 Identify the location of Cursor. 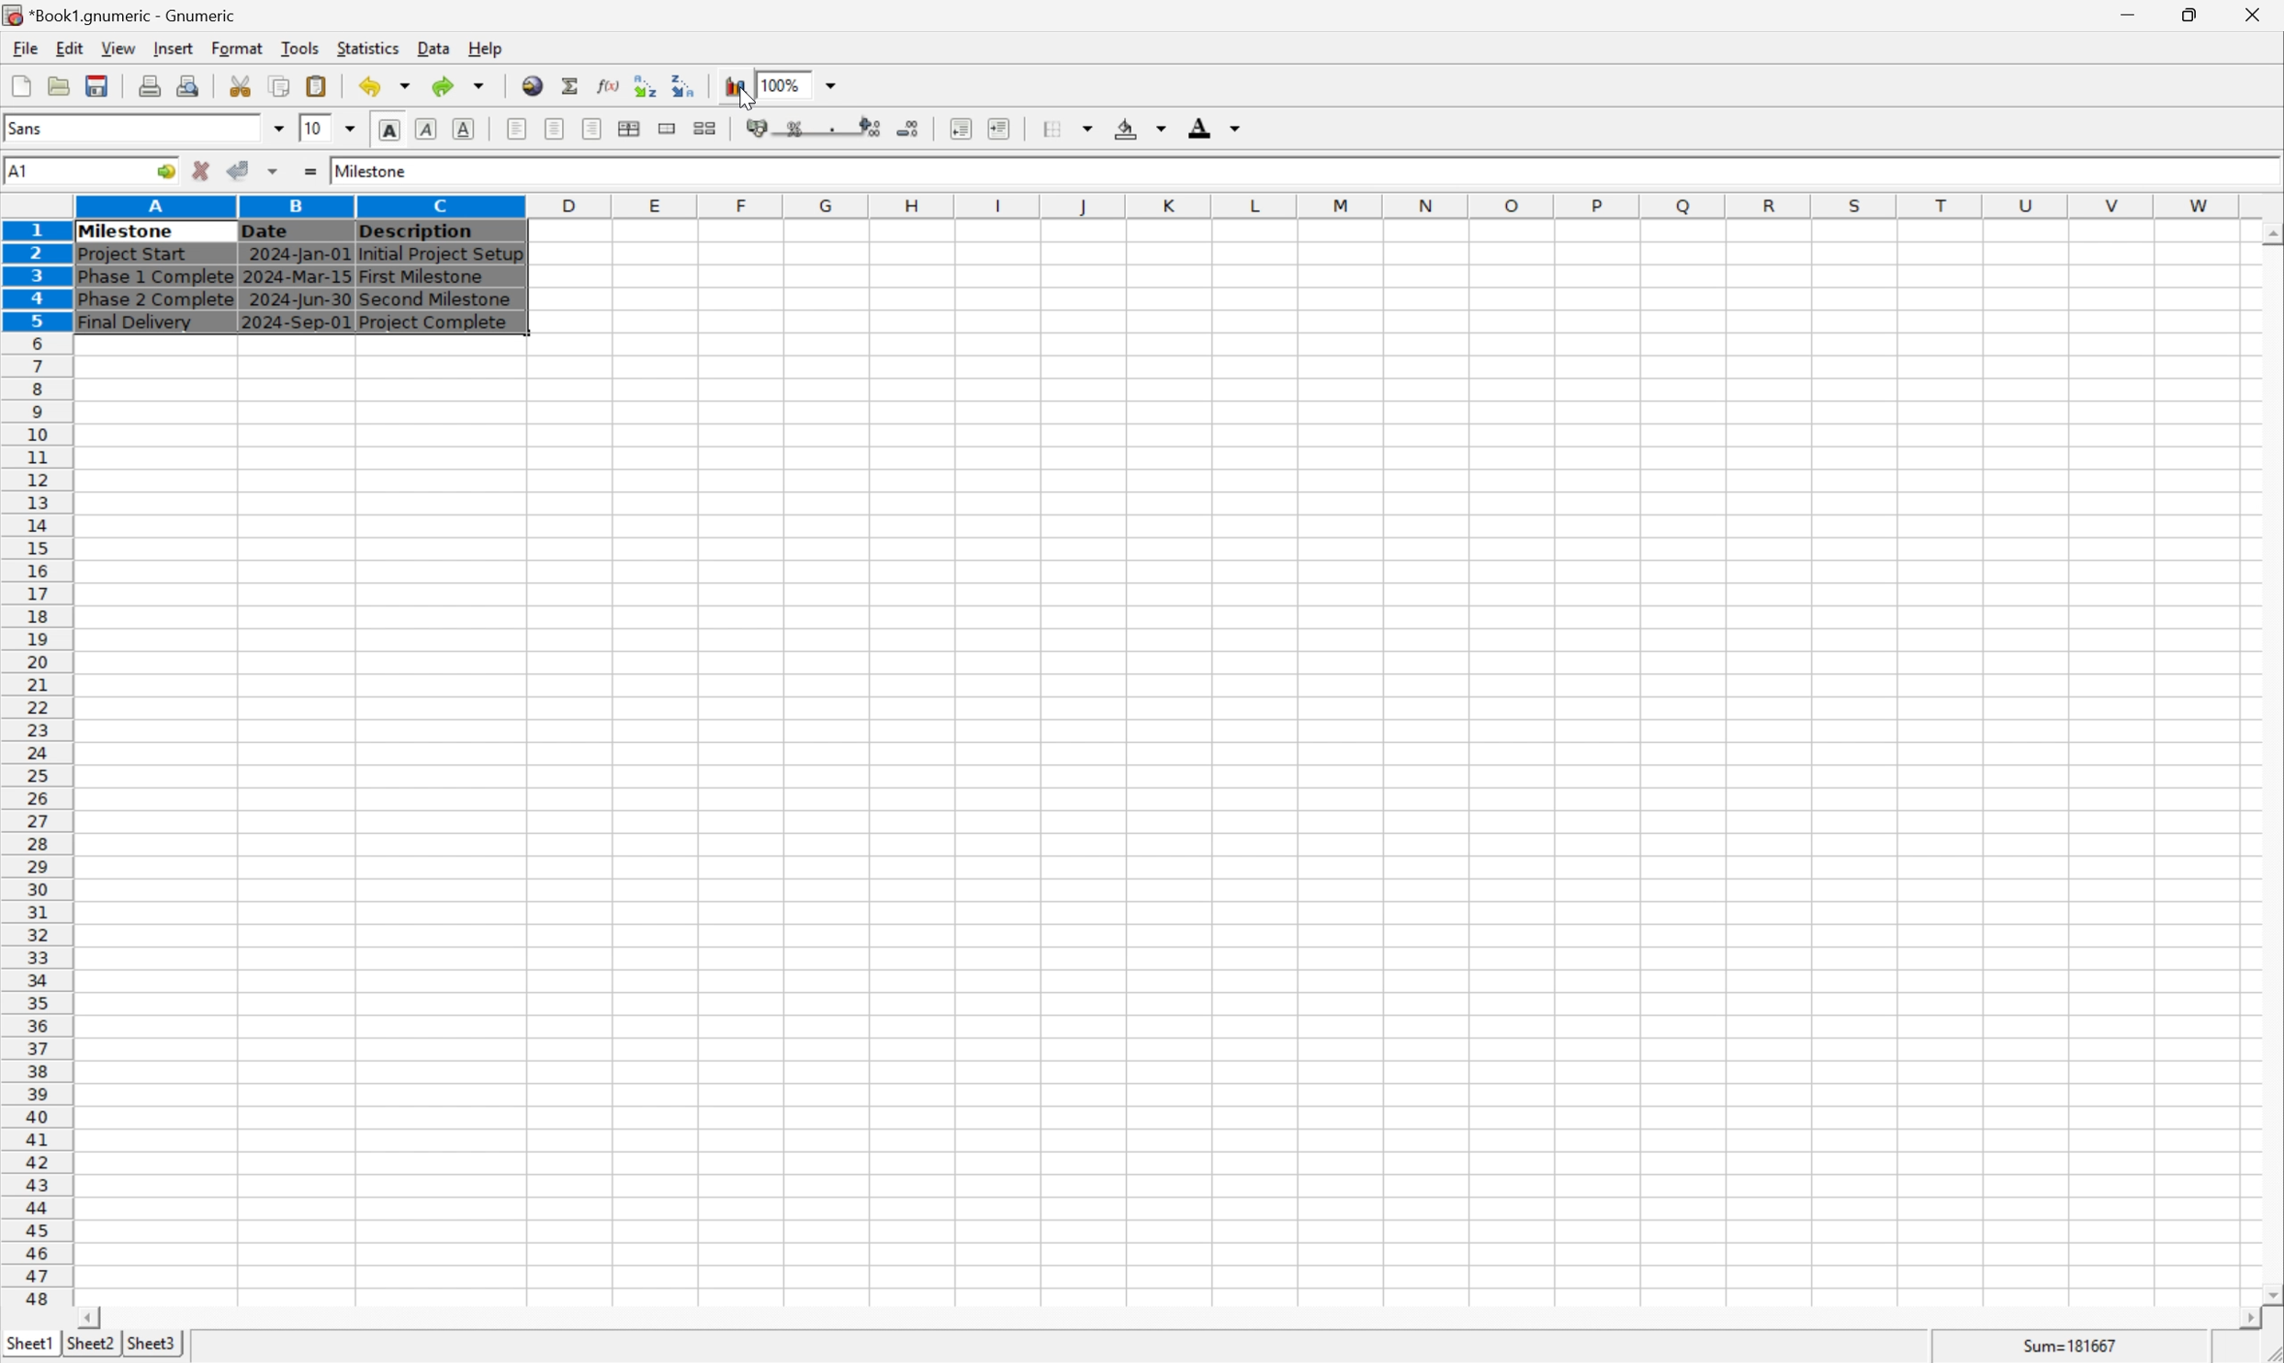
(746, 99).